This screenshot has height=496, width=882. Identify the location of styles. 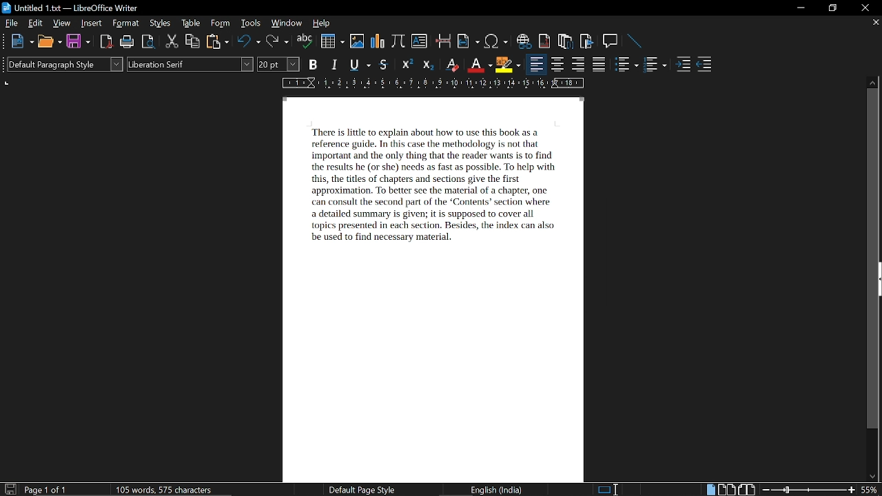
(160, 23).